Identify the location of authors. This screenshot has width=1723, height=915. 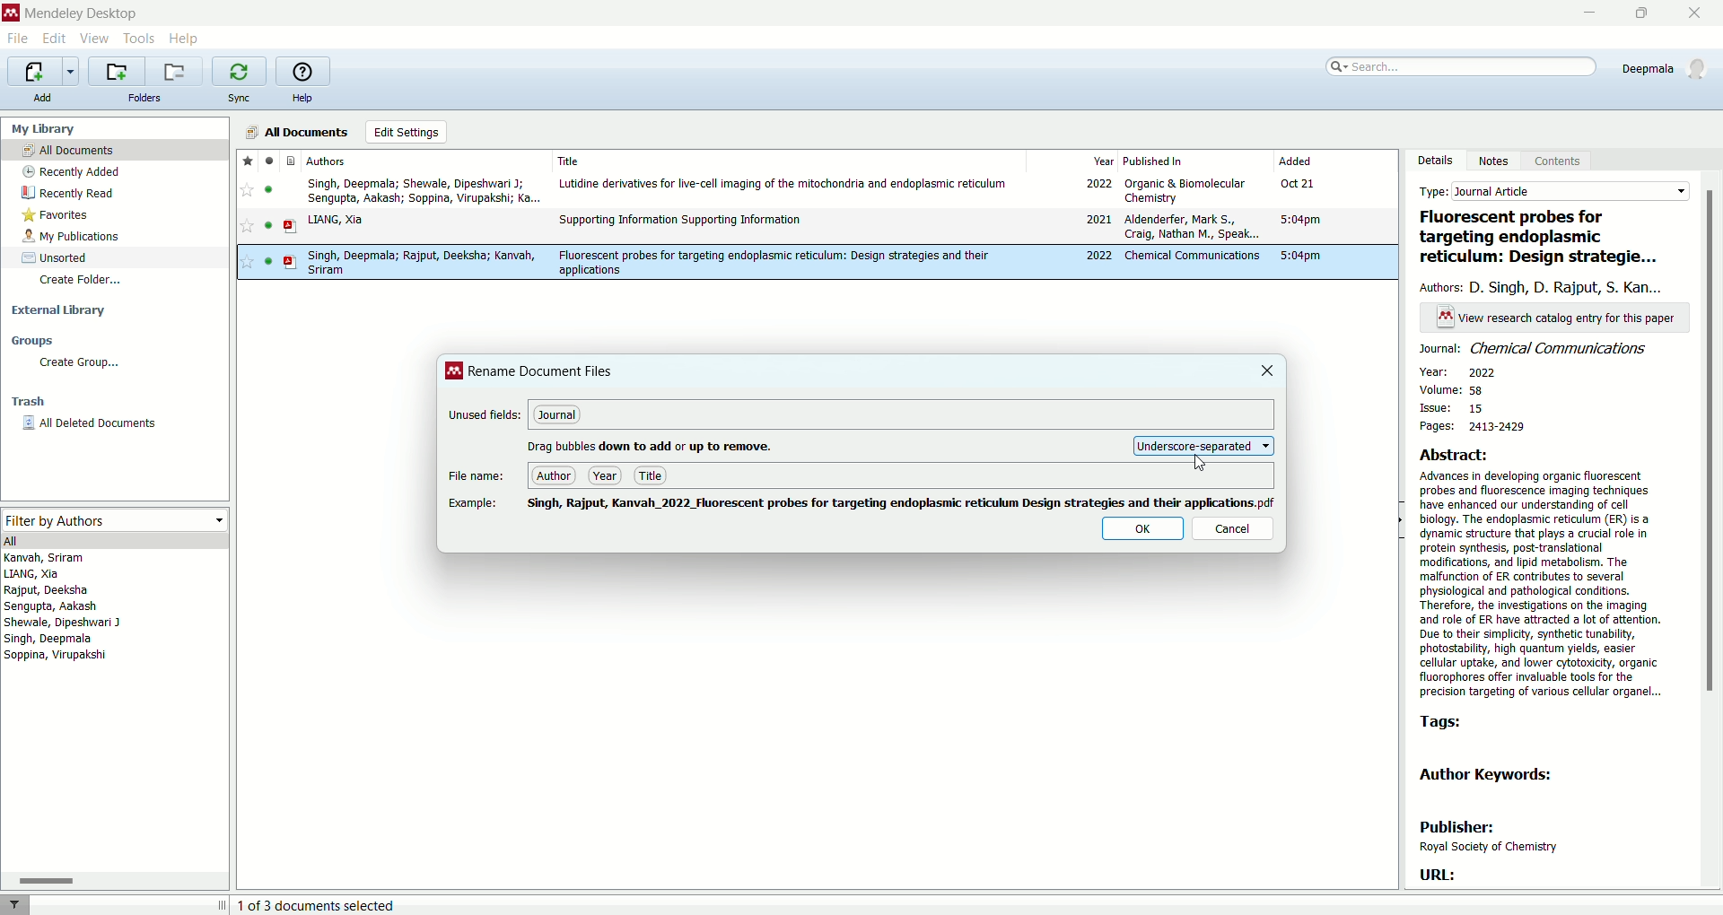
(340, 161).